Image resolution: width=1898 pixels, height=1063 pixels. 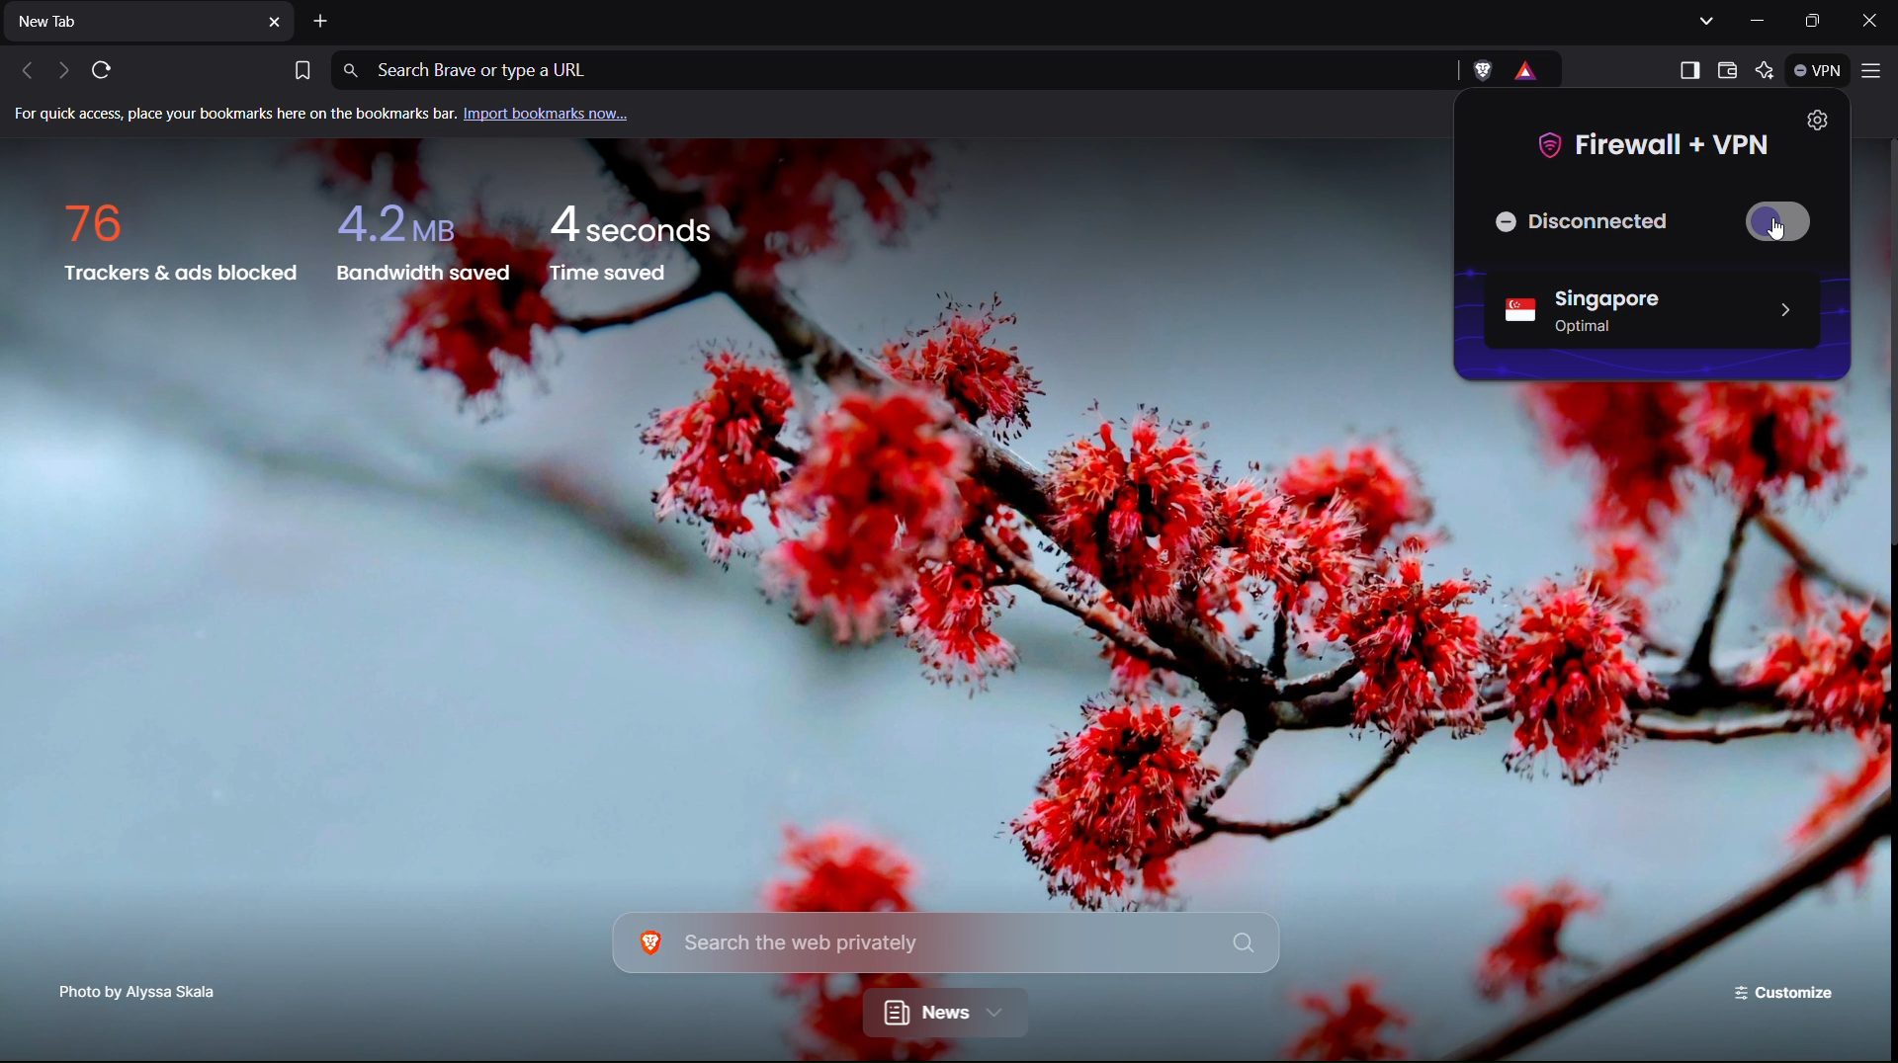 What do you see at coordinates (149, 22) in the screenshot?
I see `New Tab` at bounding box center [149, 22].